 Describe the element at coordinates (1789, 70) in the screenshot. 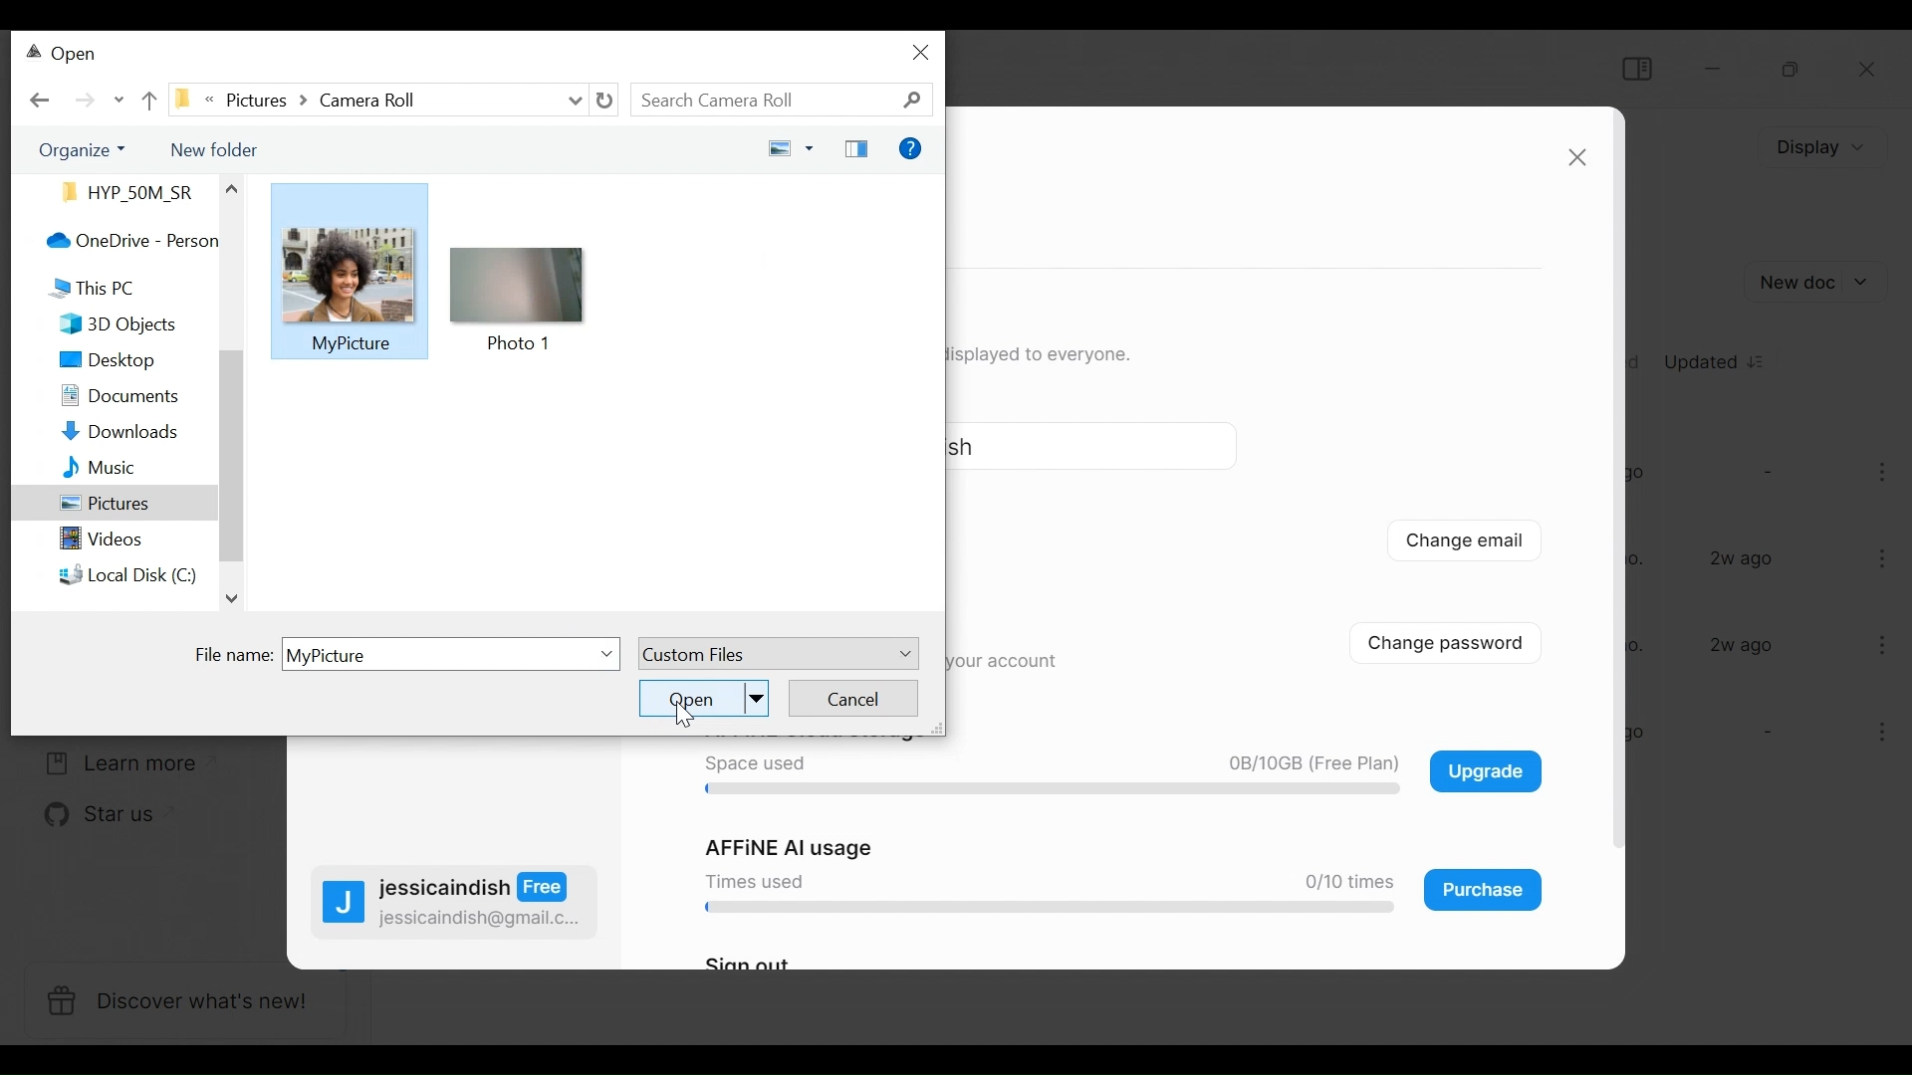

I see `Restore` at that location.